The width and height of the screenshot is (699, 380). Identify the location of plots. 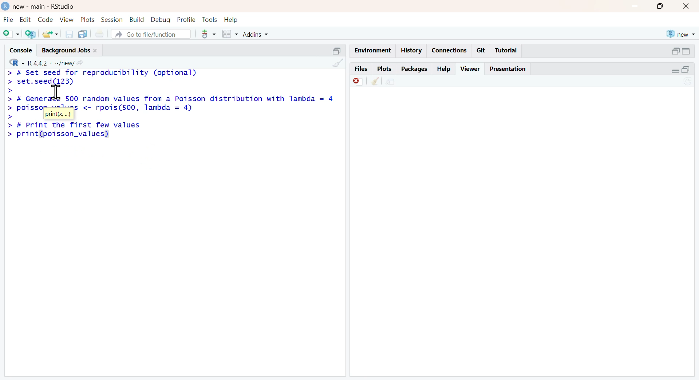
(385, 68).